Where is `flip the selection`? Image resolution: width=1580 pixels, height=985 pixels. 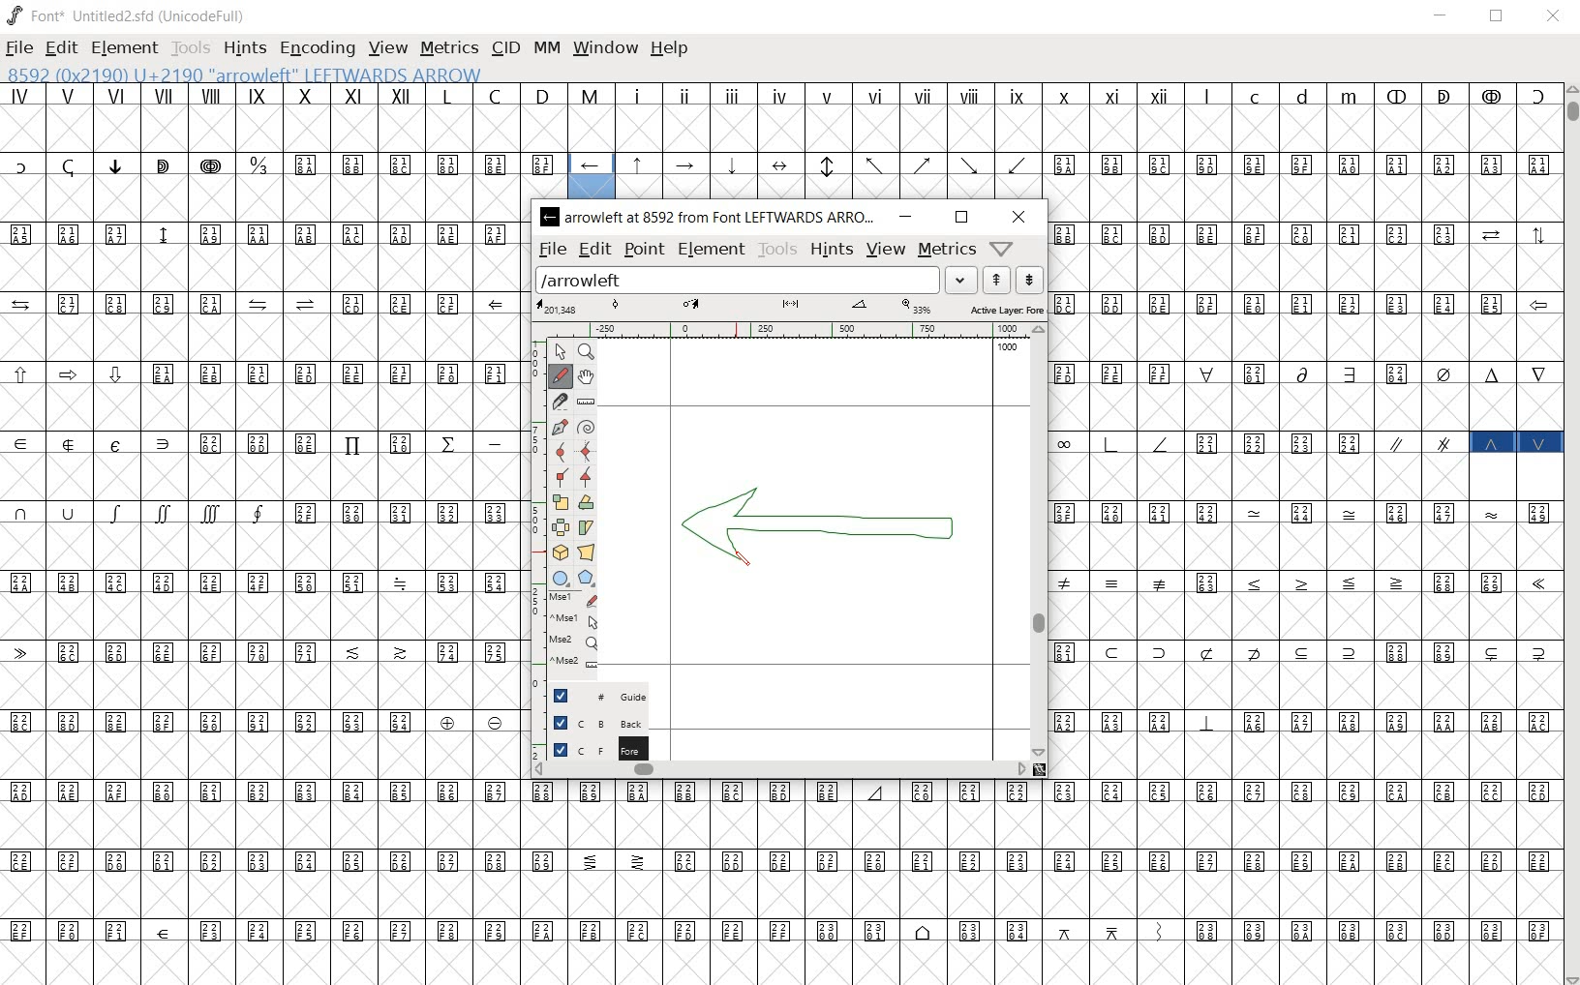 flip the selection is located at coordinates (560, 527).